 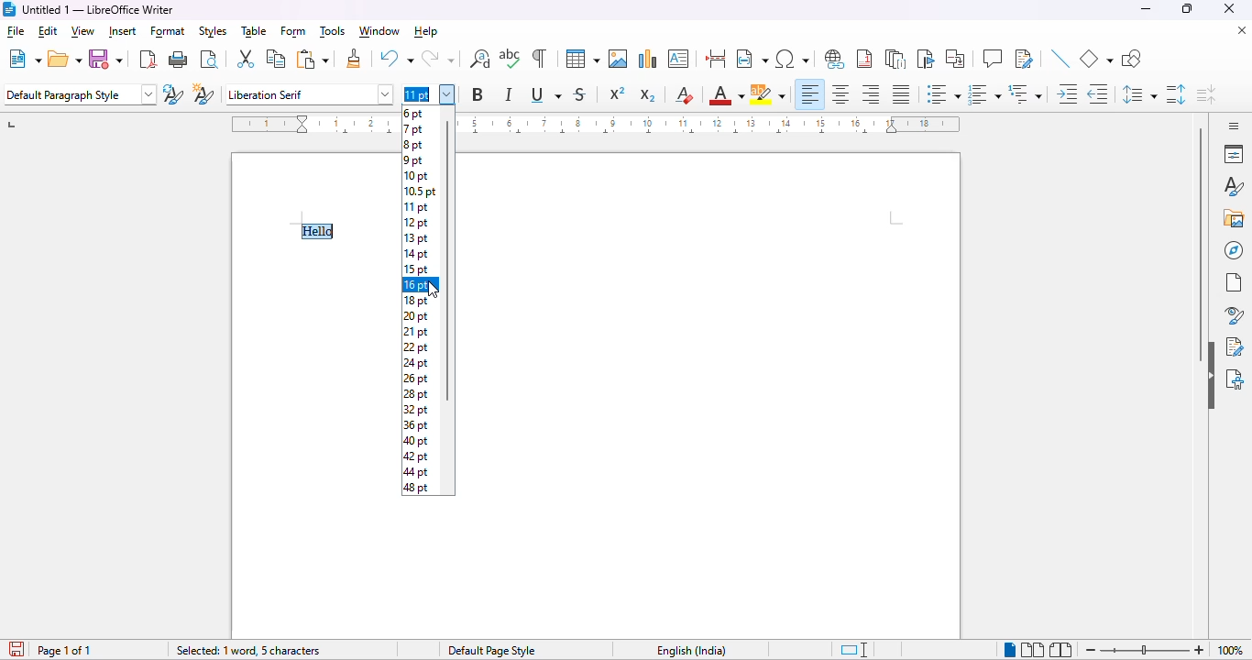 What do you see at coordinates (769, 95) in the screenshot?
I see `character highlighting color` at bounding box center [769, 95].